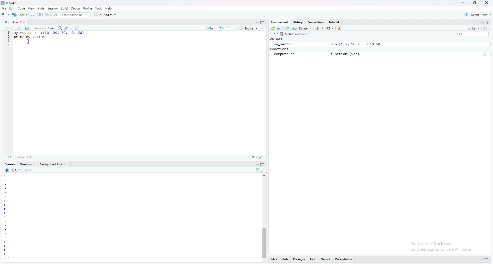  I want to click on Prompt Cursor, so click(5, 192).